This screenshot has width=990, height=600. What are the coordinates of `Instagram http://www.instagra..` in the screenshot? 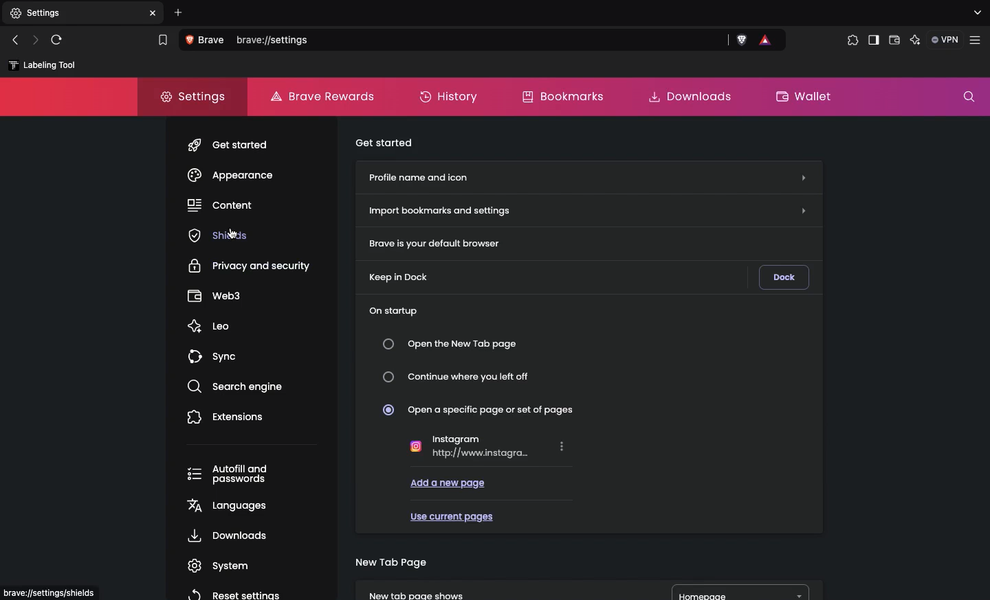 It's located at (487, 449).